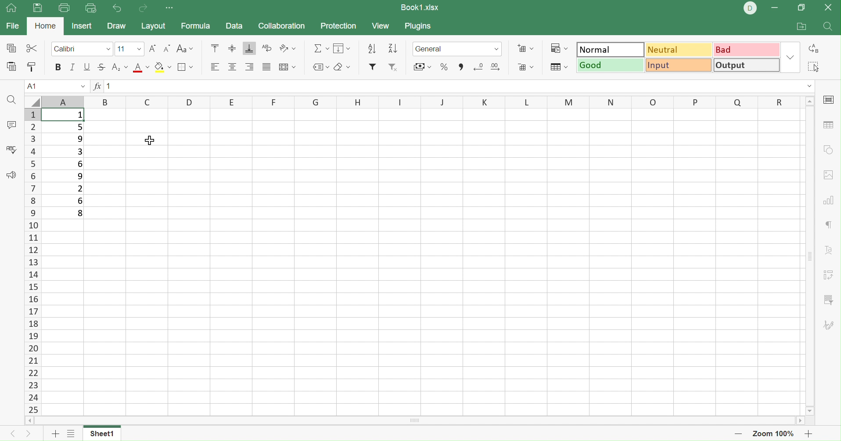 The width and height of the screenshot is (841, 441). What do you see at coordinates (801, 420) in the screenshot?
I see `Scroll right` at bounding box center [801, 420].